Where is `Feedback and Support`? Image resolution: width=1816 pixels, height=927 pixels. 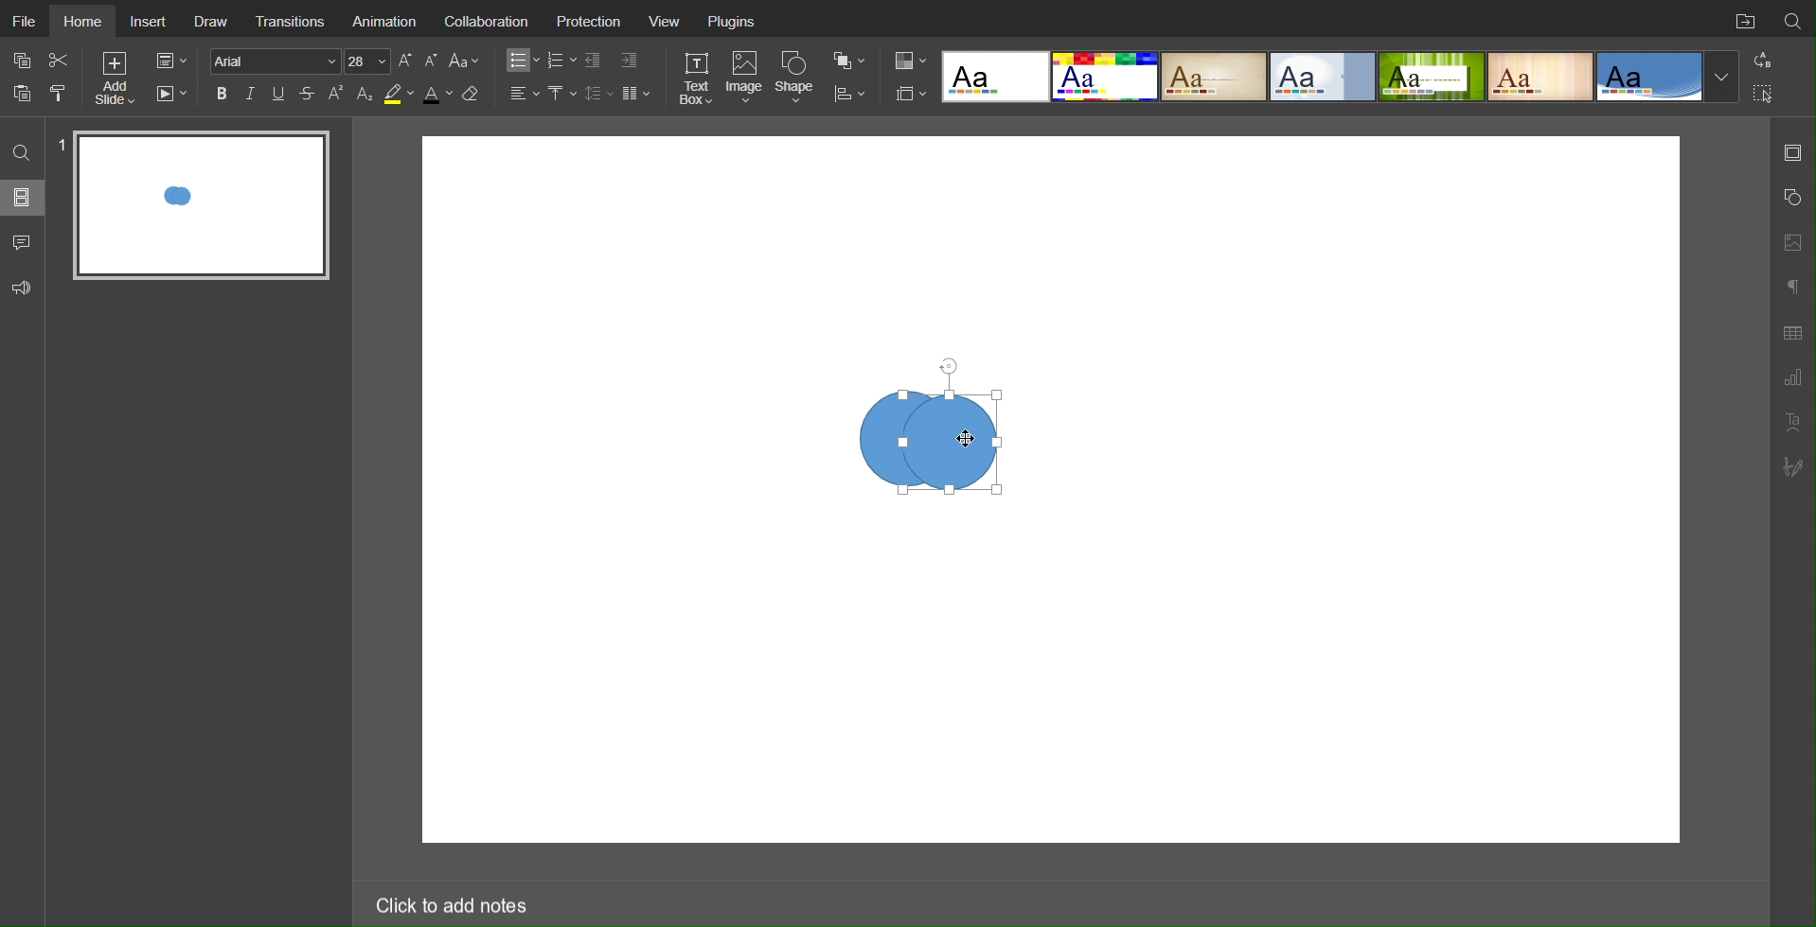
Feedback and Support is located at coordinates (22, 289).